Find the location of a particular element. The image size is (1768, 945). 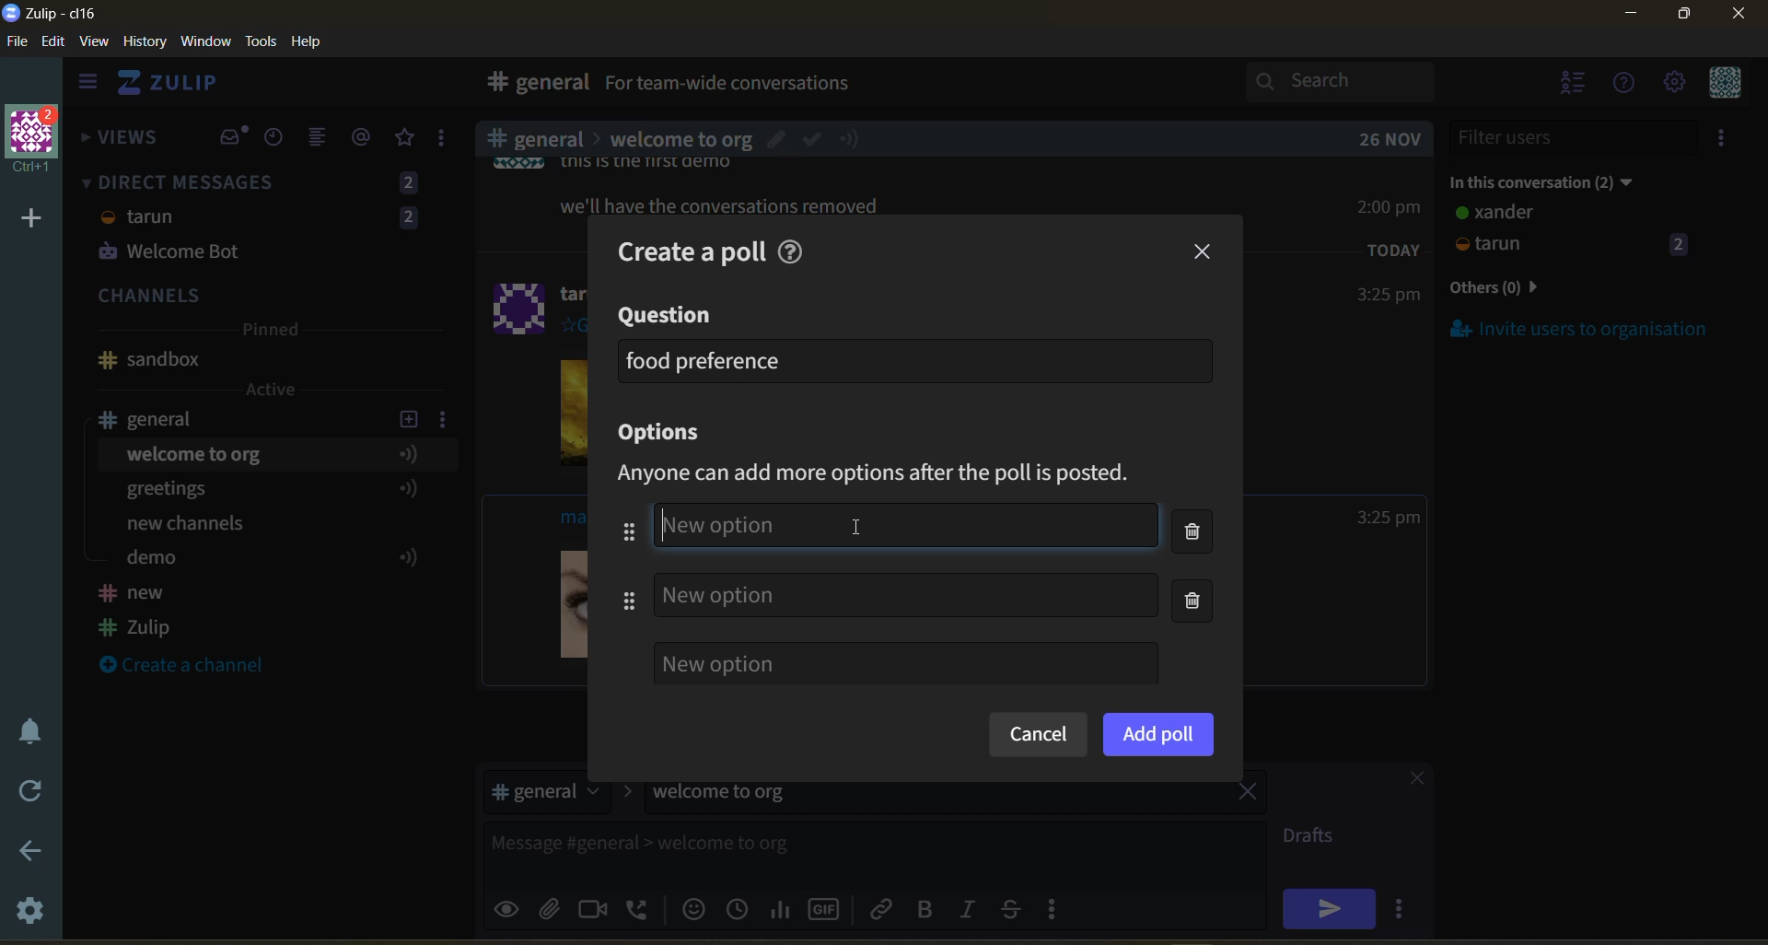

cancel is located at coordinates (1037, 736).